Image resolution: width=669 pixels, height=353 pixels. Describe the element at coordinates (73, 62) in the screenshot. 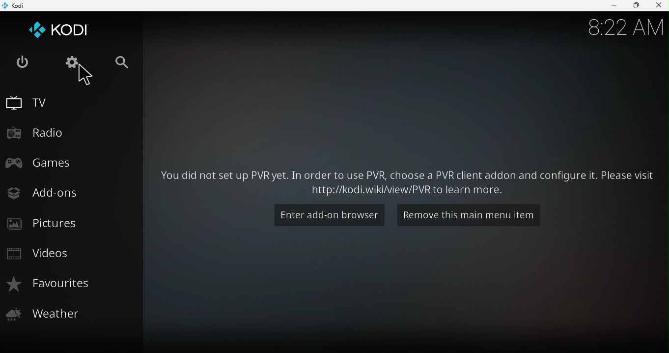

I see `Settings` at that location.